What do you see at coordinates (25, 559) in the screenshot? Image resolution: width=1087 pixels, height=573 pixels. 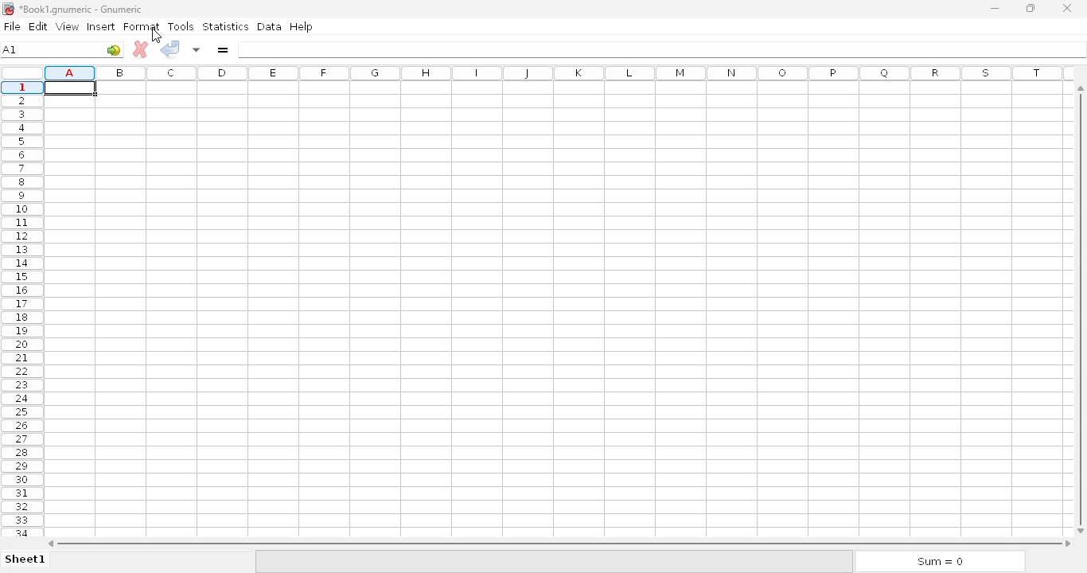 I see `sheet1` at bounding box center [25, 559].